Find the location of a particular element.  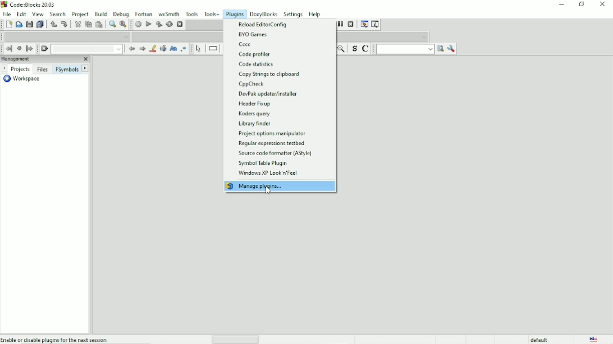

Show options window is located at coordinates (451, 49).